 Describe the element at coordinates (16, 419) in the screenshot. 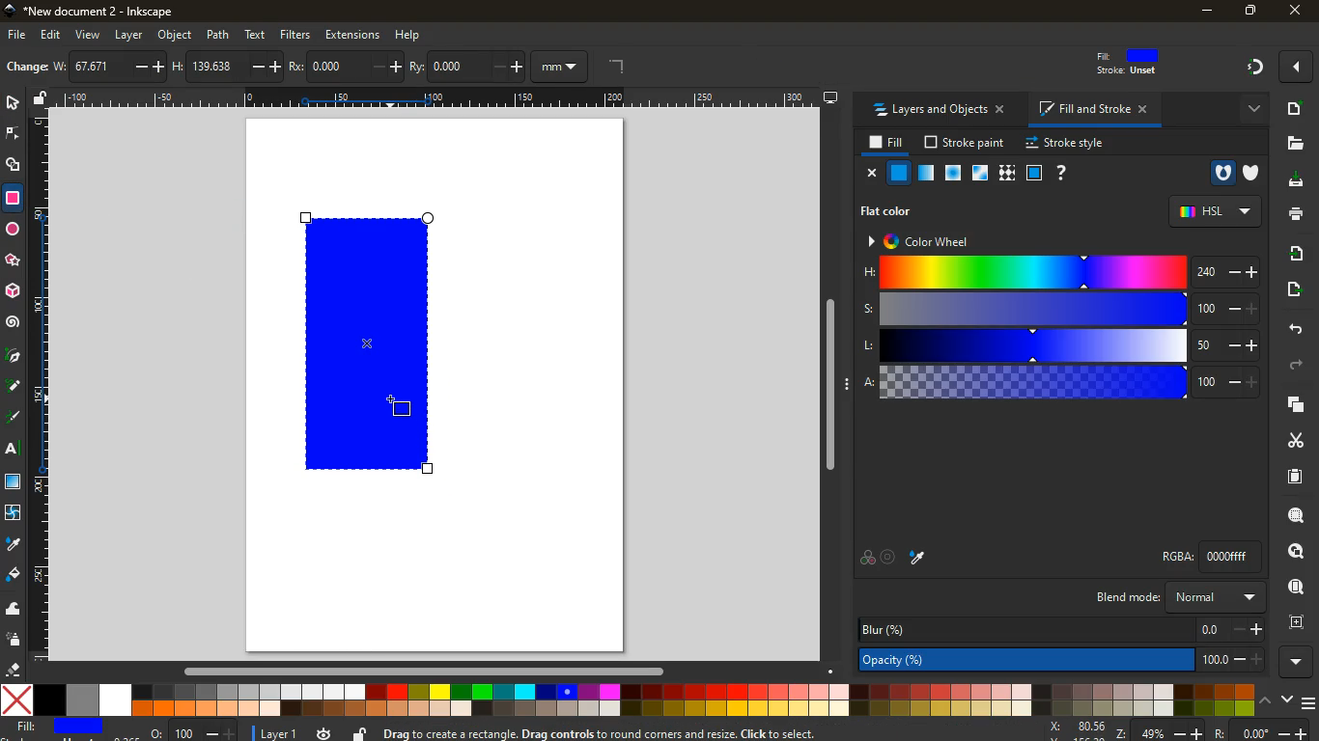

I see `highlight` at that location.